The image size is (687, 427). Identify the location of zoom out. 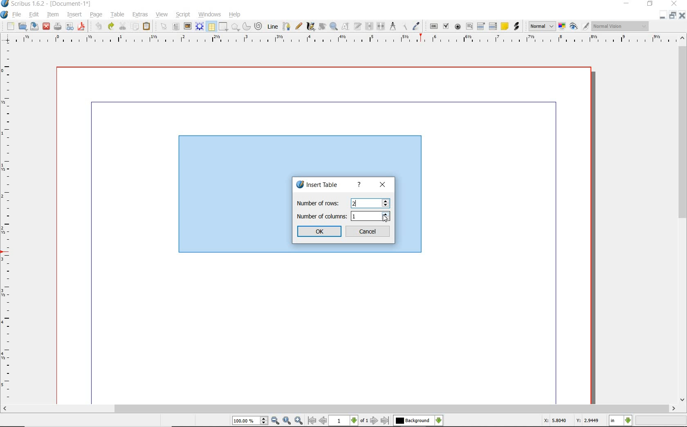
(275, 421).